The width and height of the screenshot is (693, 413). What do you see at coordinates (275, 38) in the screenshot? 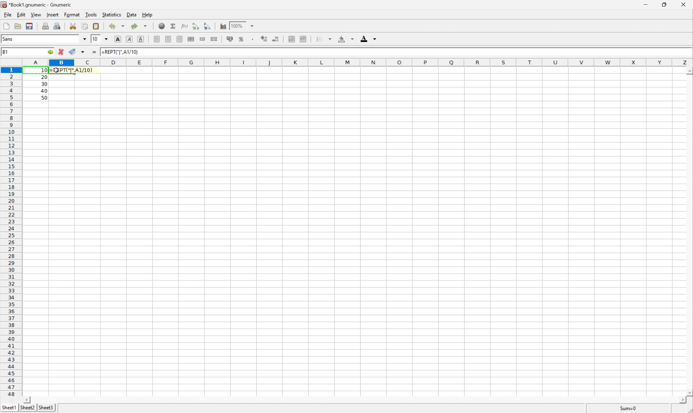
I see `Decrease the number of decimals displayed` at bounding box center [275, 38].